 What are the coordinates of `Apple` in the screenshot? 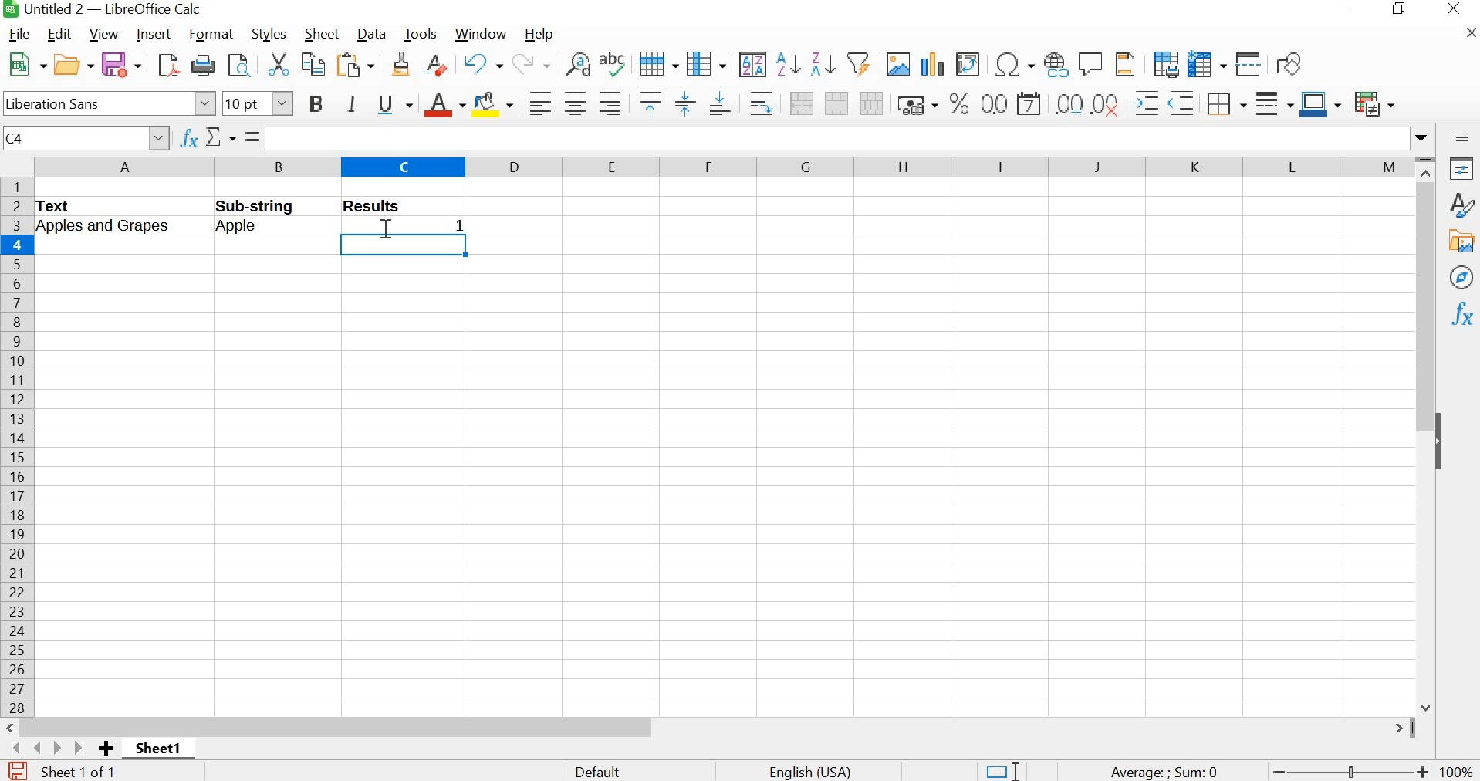 It's located at (253, 228).